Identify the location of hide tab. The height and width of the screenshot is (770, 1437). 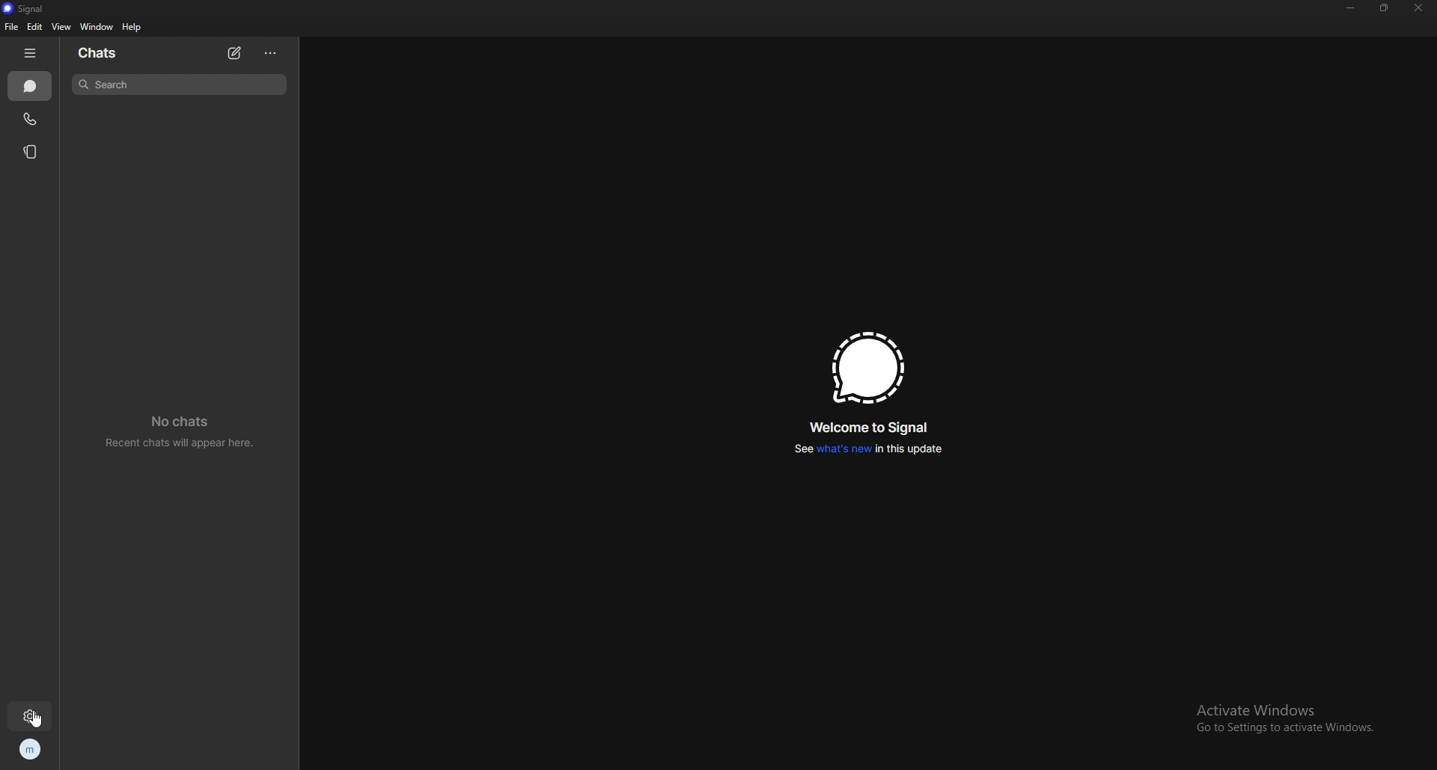
(32, 52).